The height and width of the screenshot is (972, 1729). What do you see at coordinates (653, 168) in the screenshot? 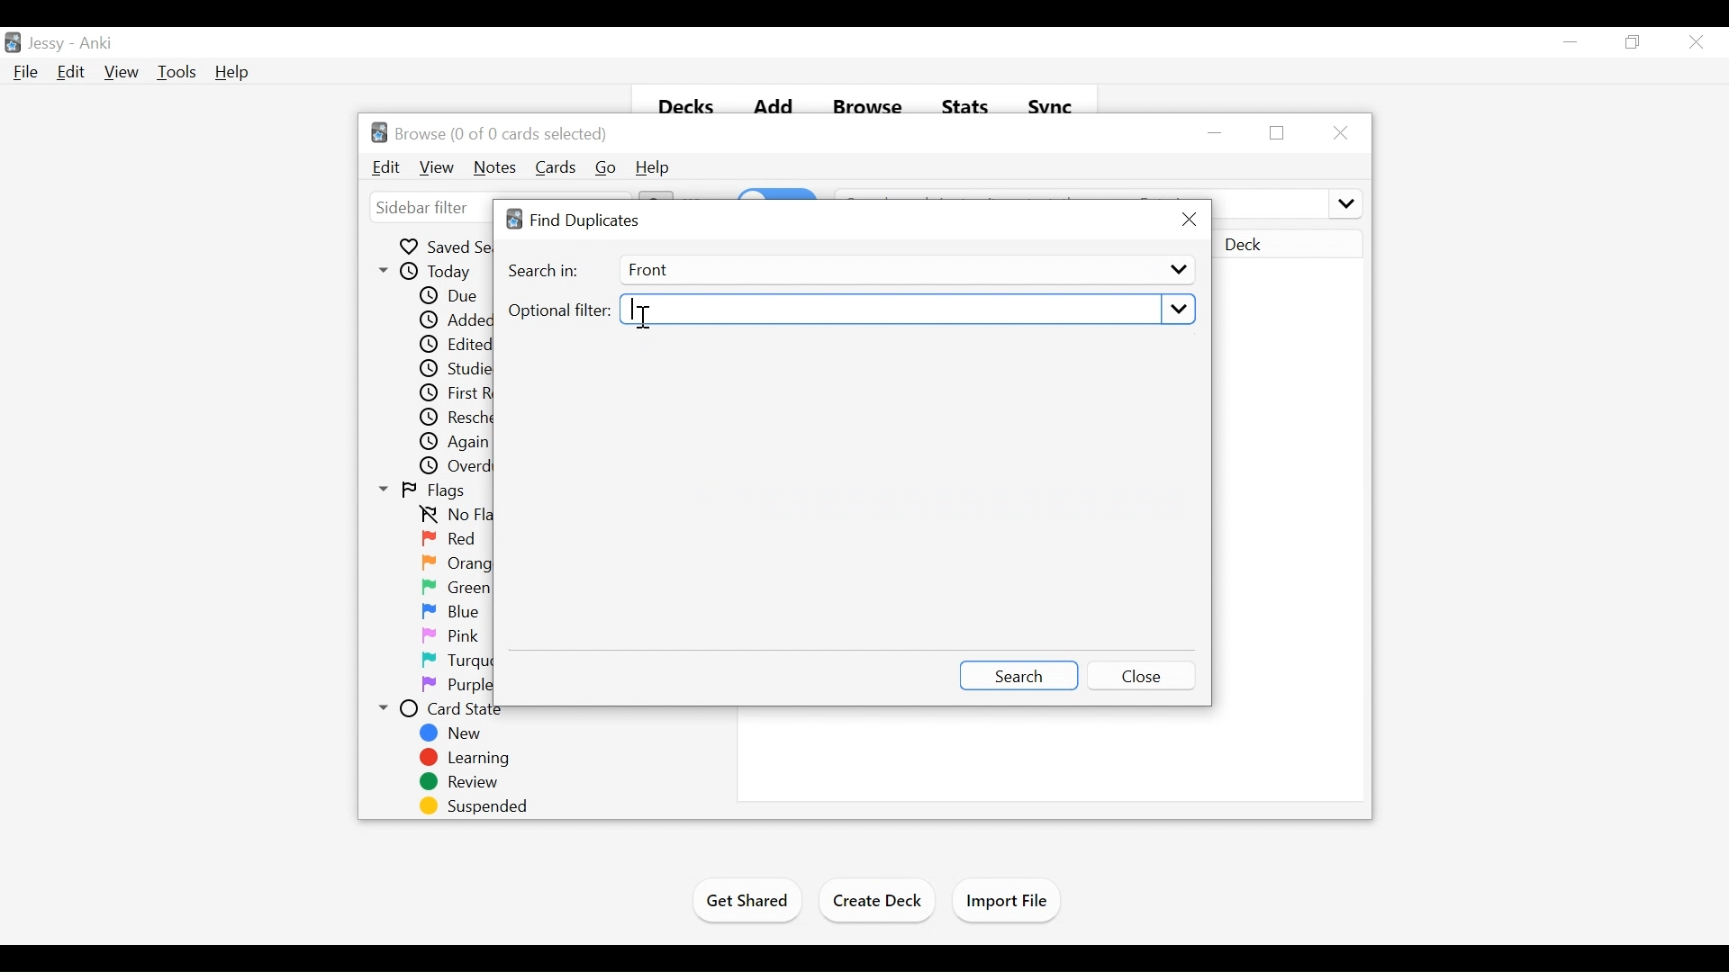
I see `Help` at bounding box center [653, 168].